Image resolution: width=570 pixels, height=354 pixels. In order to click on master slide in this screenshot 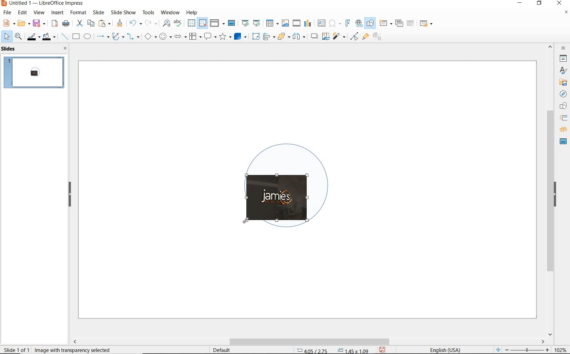, I will do `click(563, 141)`.